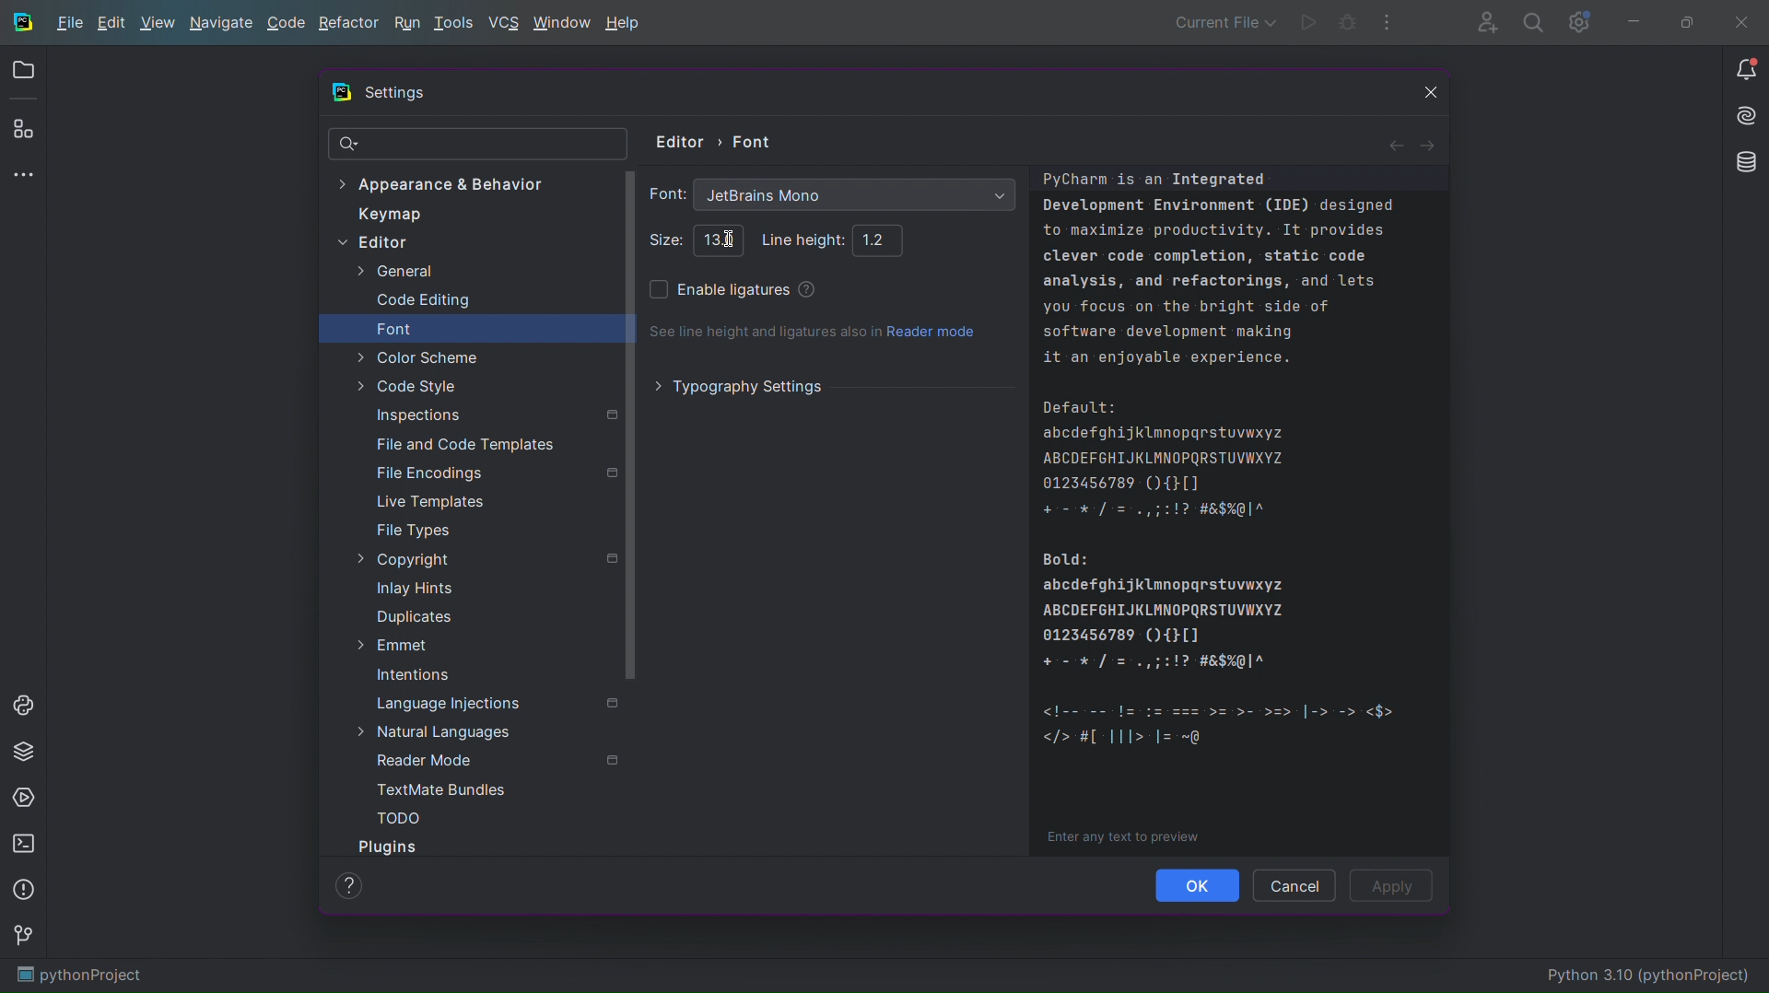 This screenshot has height=993, width=1769. Describe the element at coordinates (23, 73) in the screenshot. I see `Open` at that location.